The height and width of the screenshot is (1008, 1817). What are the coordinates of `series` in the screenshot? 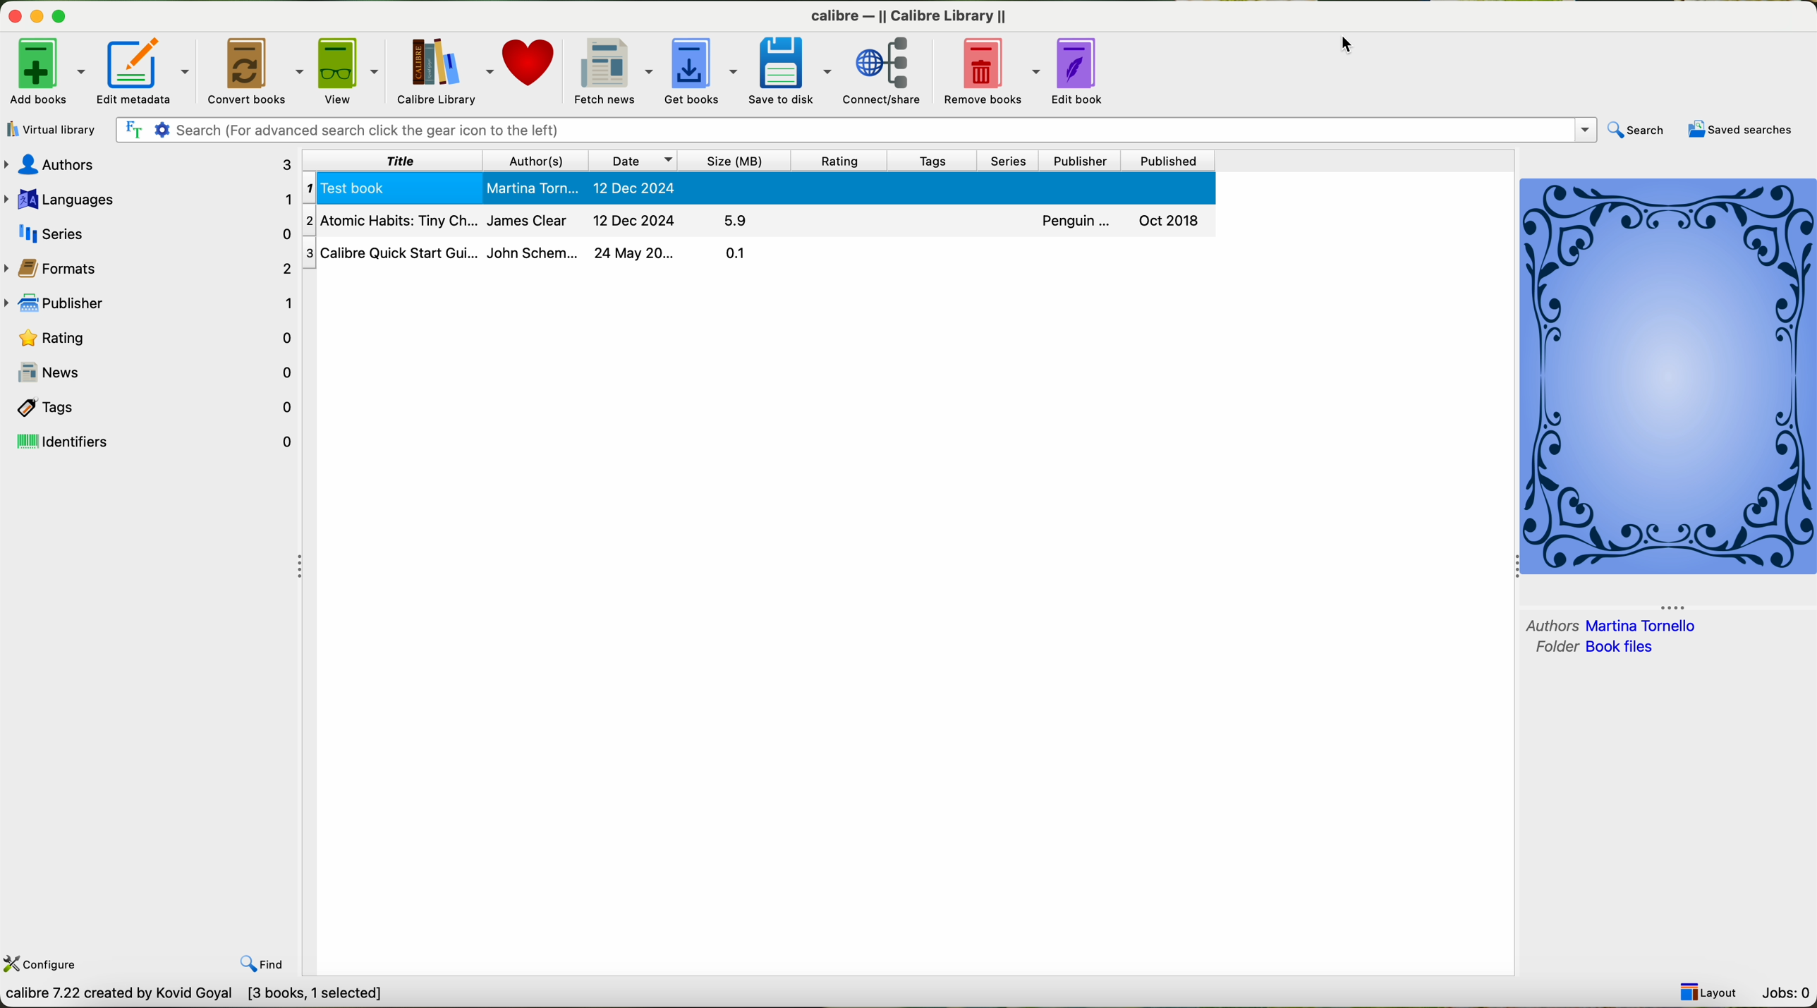 It's located at (1016, 159).